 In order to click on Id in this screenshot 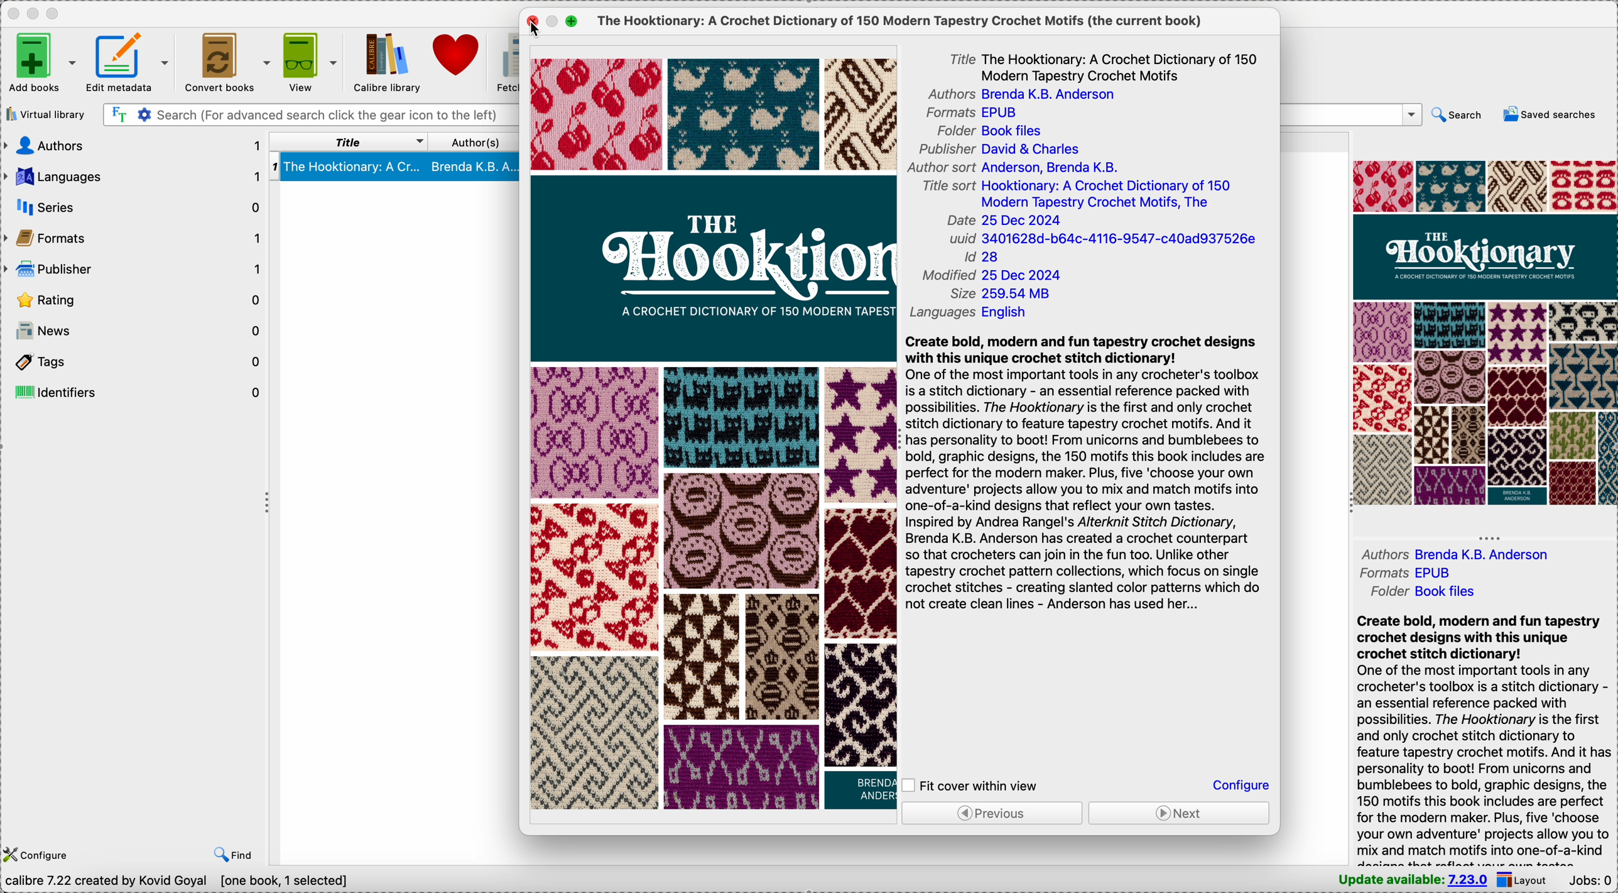, I will do `click(984, 254)`.